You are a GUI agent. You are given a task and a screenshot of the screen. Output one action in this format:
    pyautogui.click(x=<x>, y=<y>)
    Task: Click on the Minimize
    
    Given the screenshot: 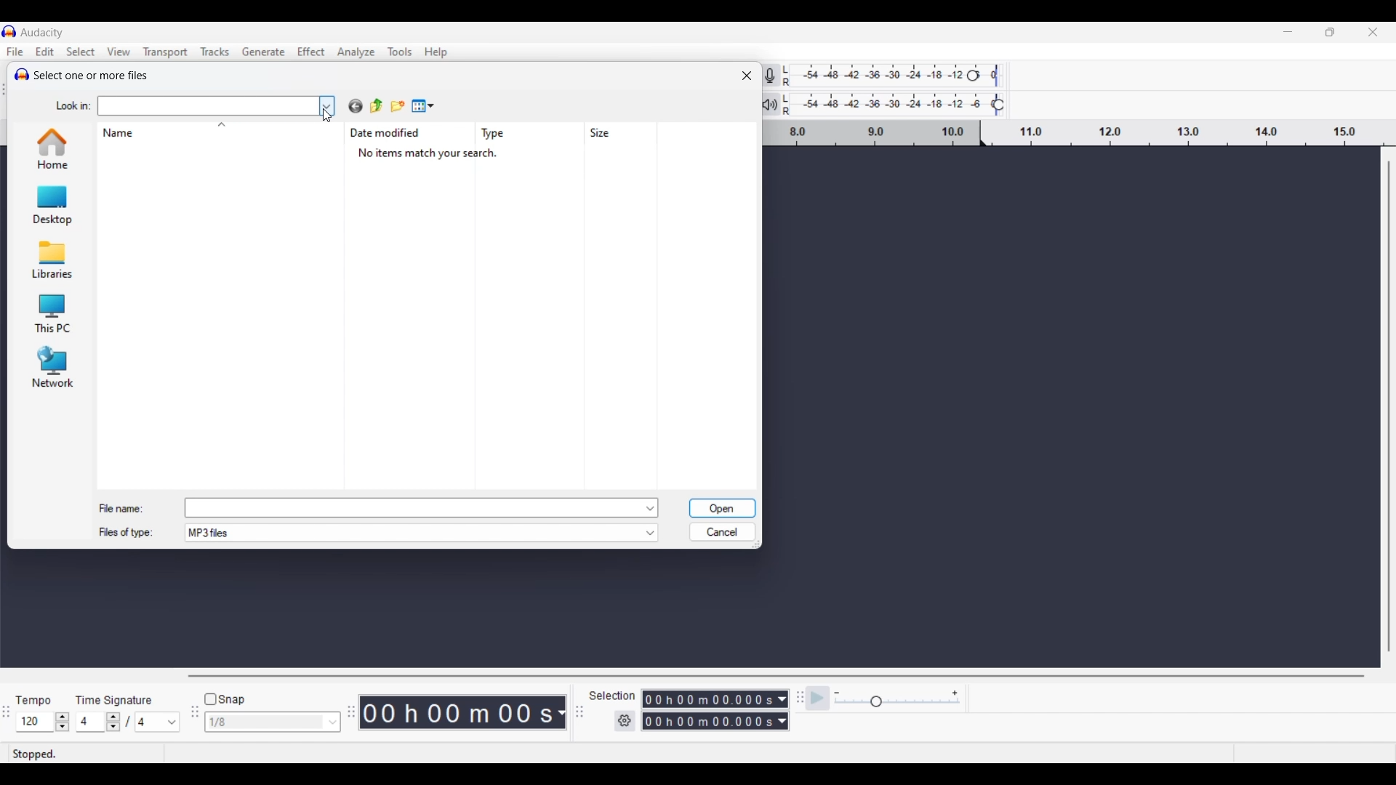 What is the action you would take?
    pyautogui.click(x=1288, y=32)
    